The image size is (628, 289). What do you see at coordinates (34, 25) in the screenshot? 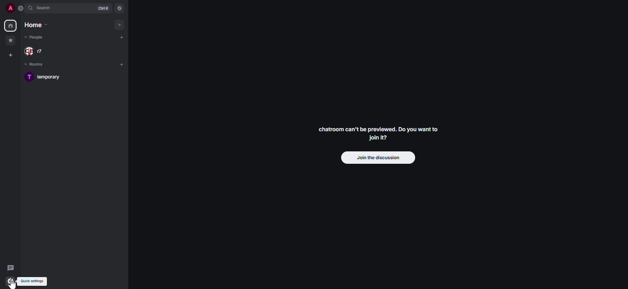
I see `home` at bounding box center [34, 25].